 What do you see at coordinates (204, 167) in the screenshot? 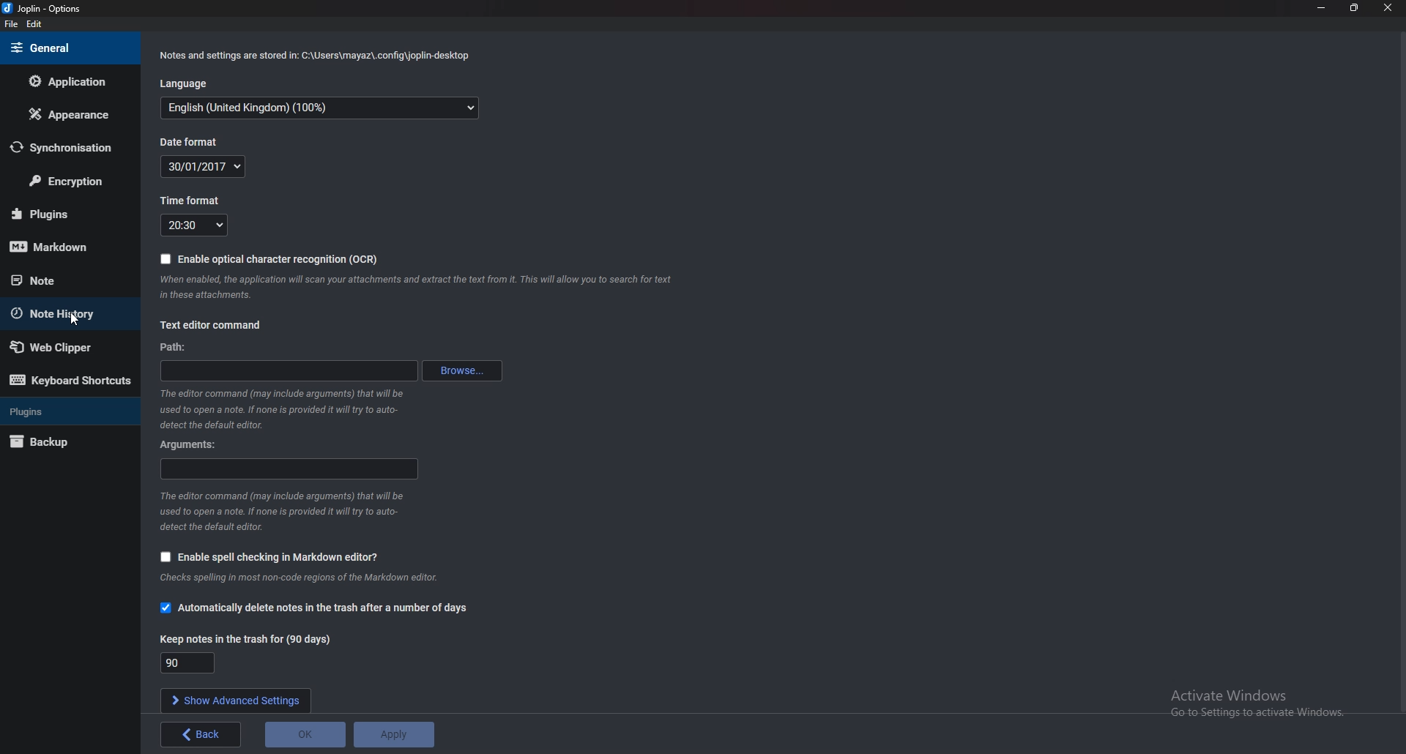
I see `30/01/2017` at bounding box center [204, 167].